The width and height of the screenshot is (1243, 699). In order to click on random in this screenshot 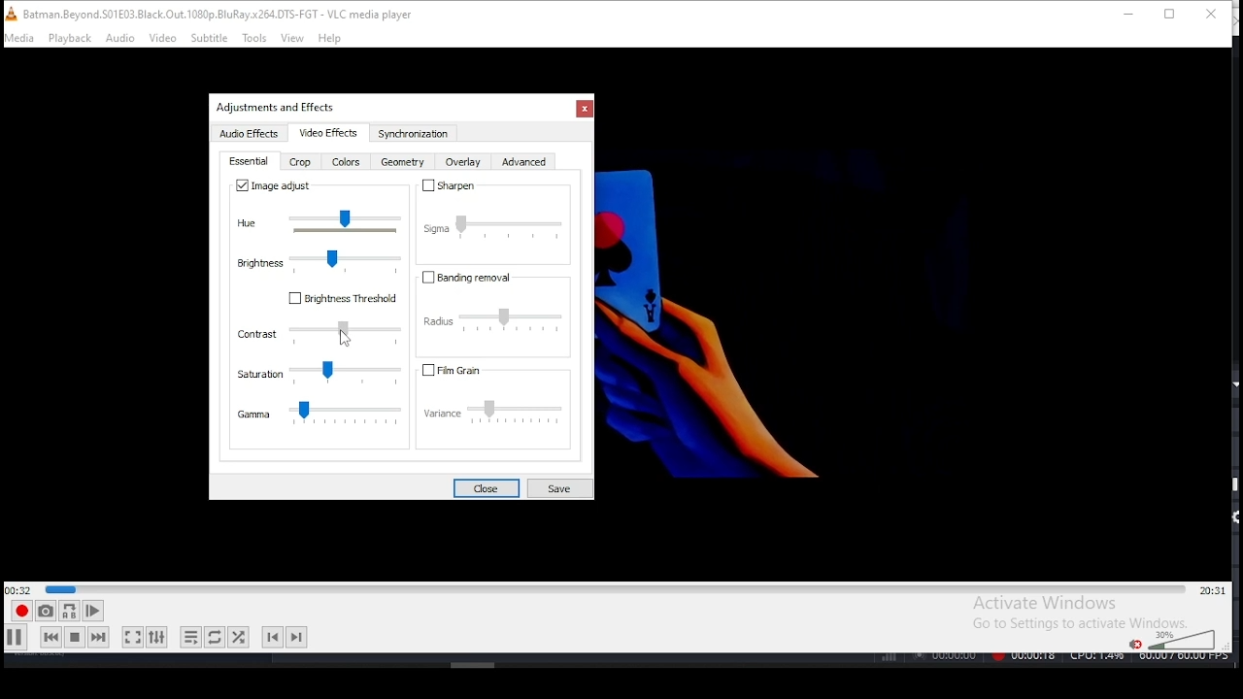, I will do `click(239, 636)`.